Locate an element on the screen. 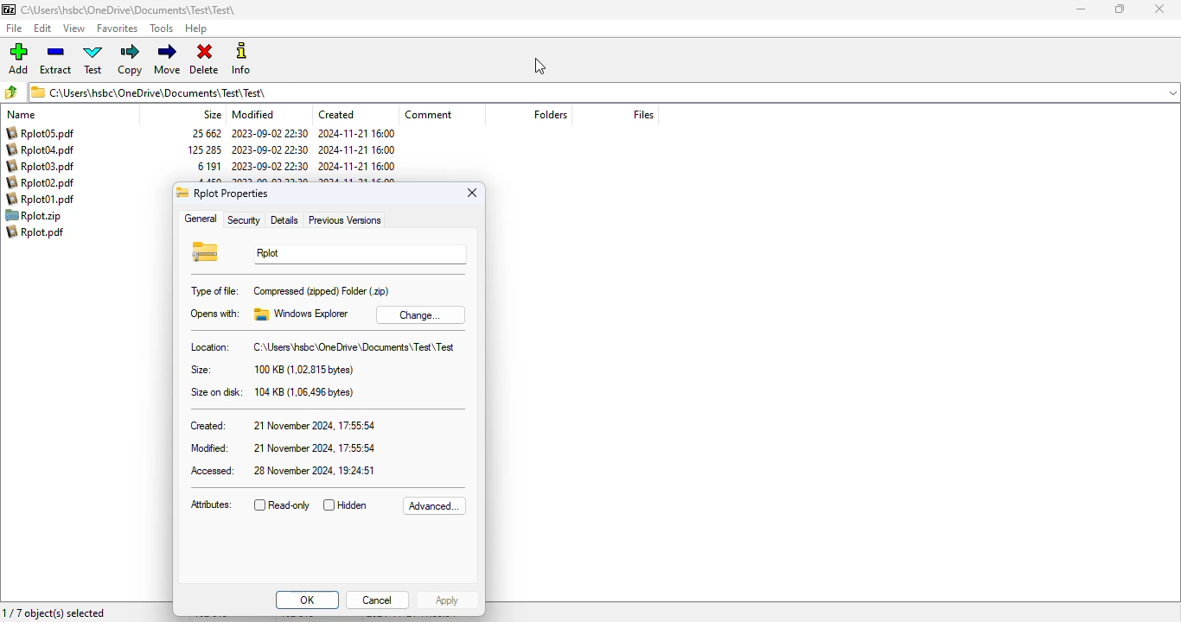 Image resolution: width=1181 pixels, height=622 pixels. file is located at coordinates (35, 216).